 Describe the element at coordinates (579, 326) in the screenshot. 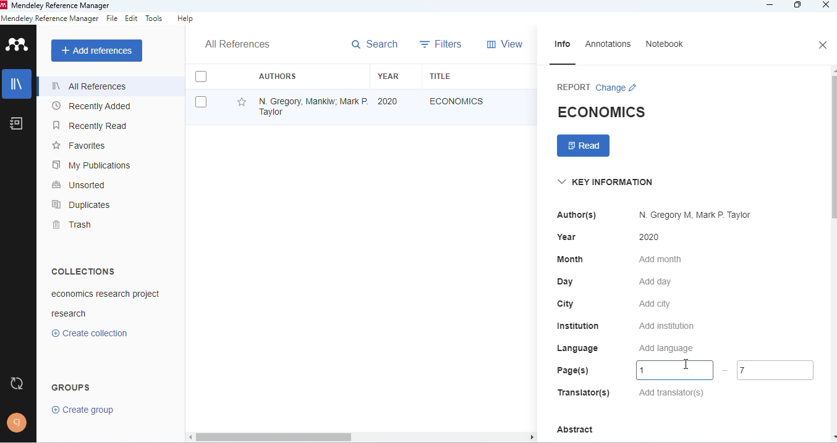

I see `institution` at that location.